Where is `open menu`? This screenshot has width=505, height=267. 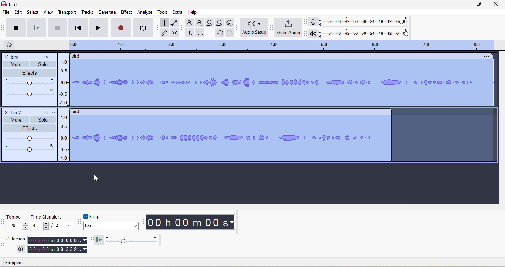 open menu is located at coordinates (489, 57).